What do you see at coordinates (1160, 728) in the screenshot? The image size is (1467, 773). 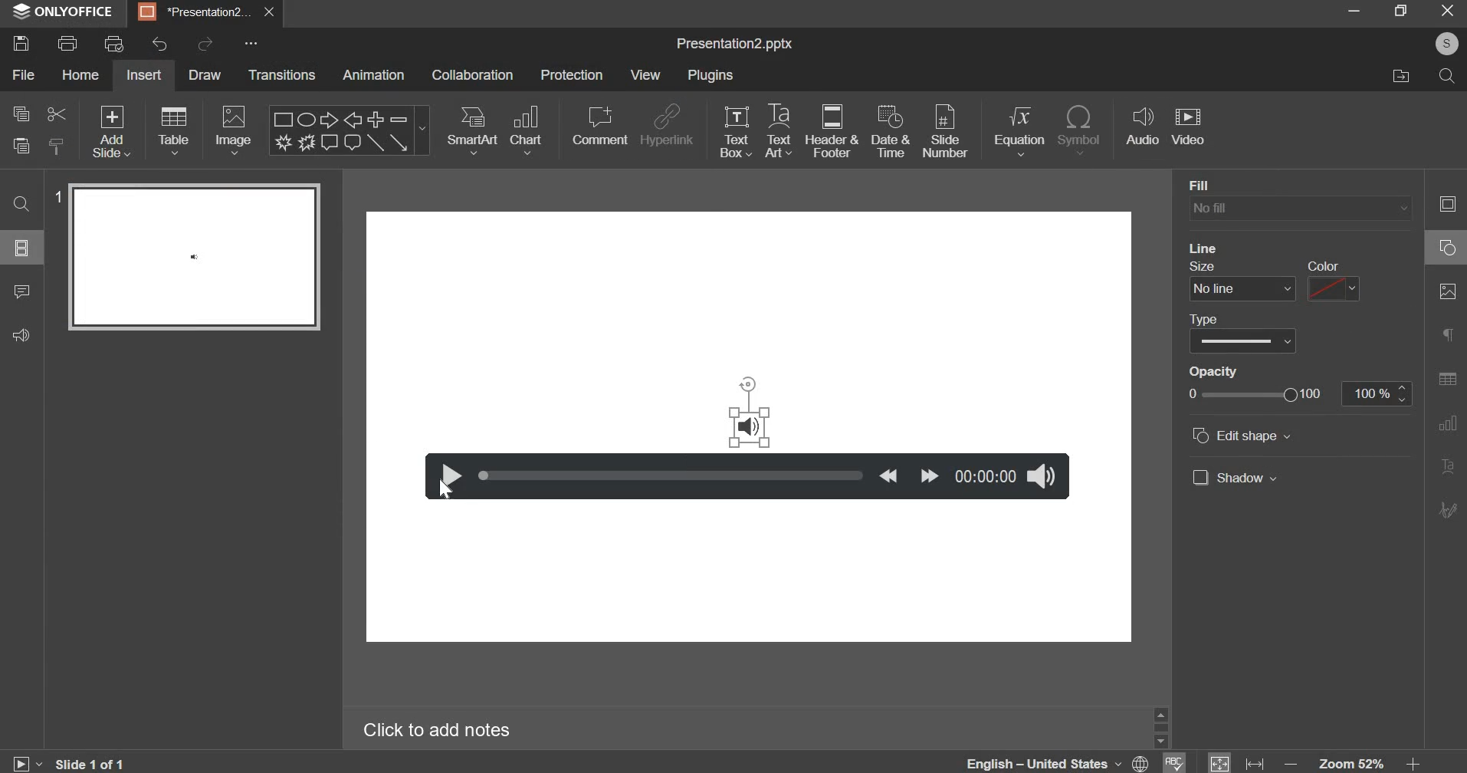 I see `scrollbar` at bounding box center [1160, 728].